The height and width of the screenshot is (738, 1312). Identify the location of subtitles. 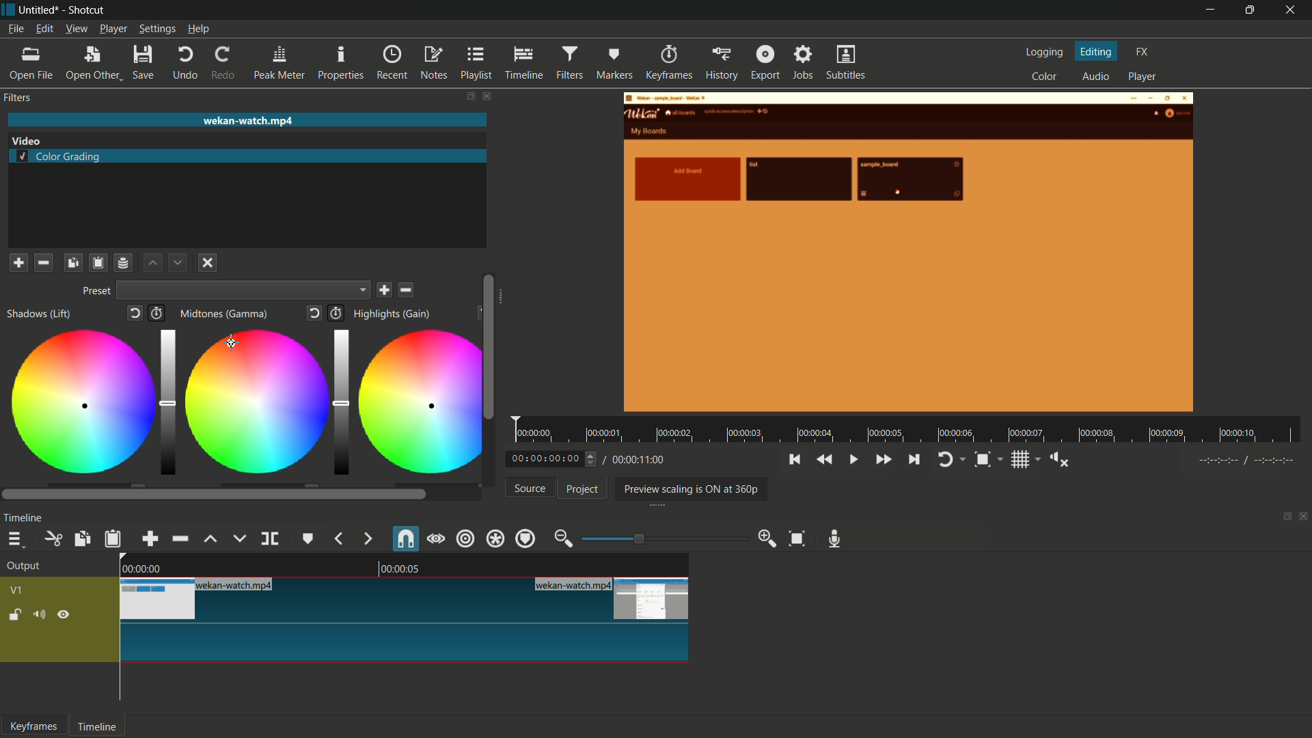
(847, 62).